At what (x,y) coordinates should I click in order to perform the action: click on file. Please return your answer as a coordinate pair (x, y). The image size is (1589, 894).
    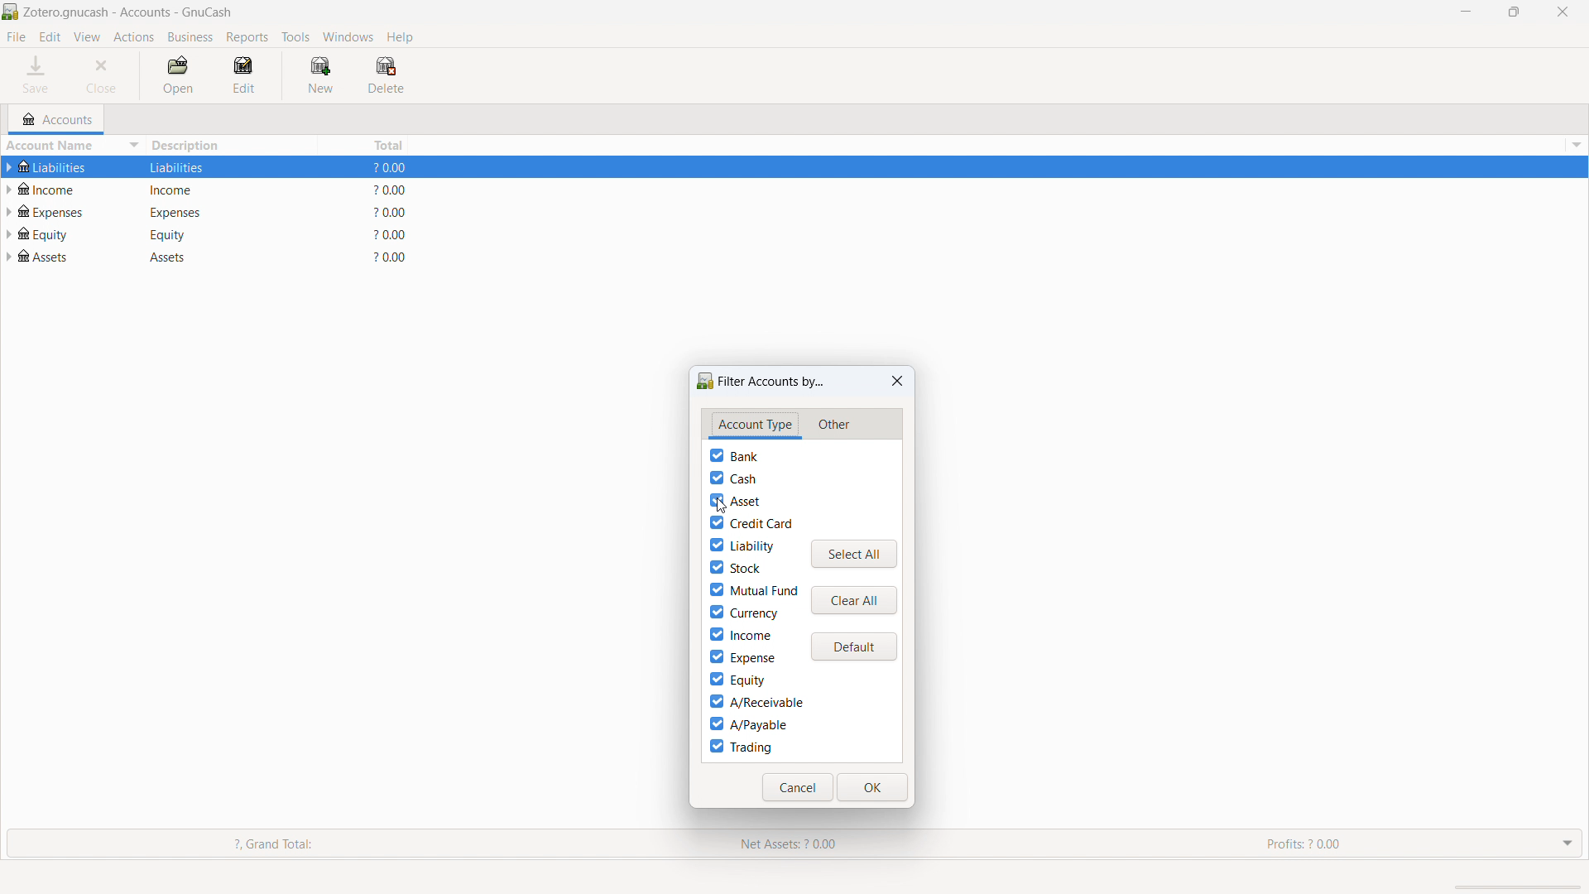
    Looking at the image, I should click on (17, 36).